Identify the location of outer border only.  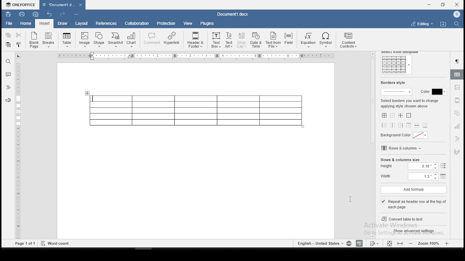
(410, 116).